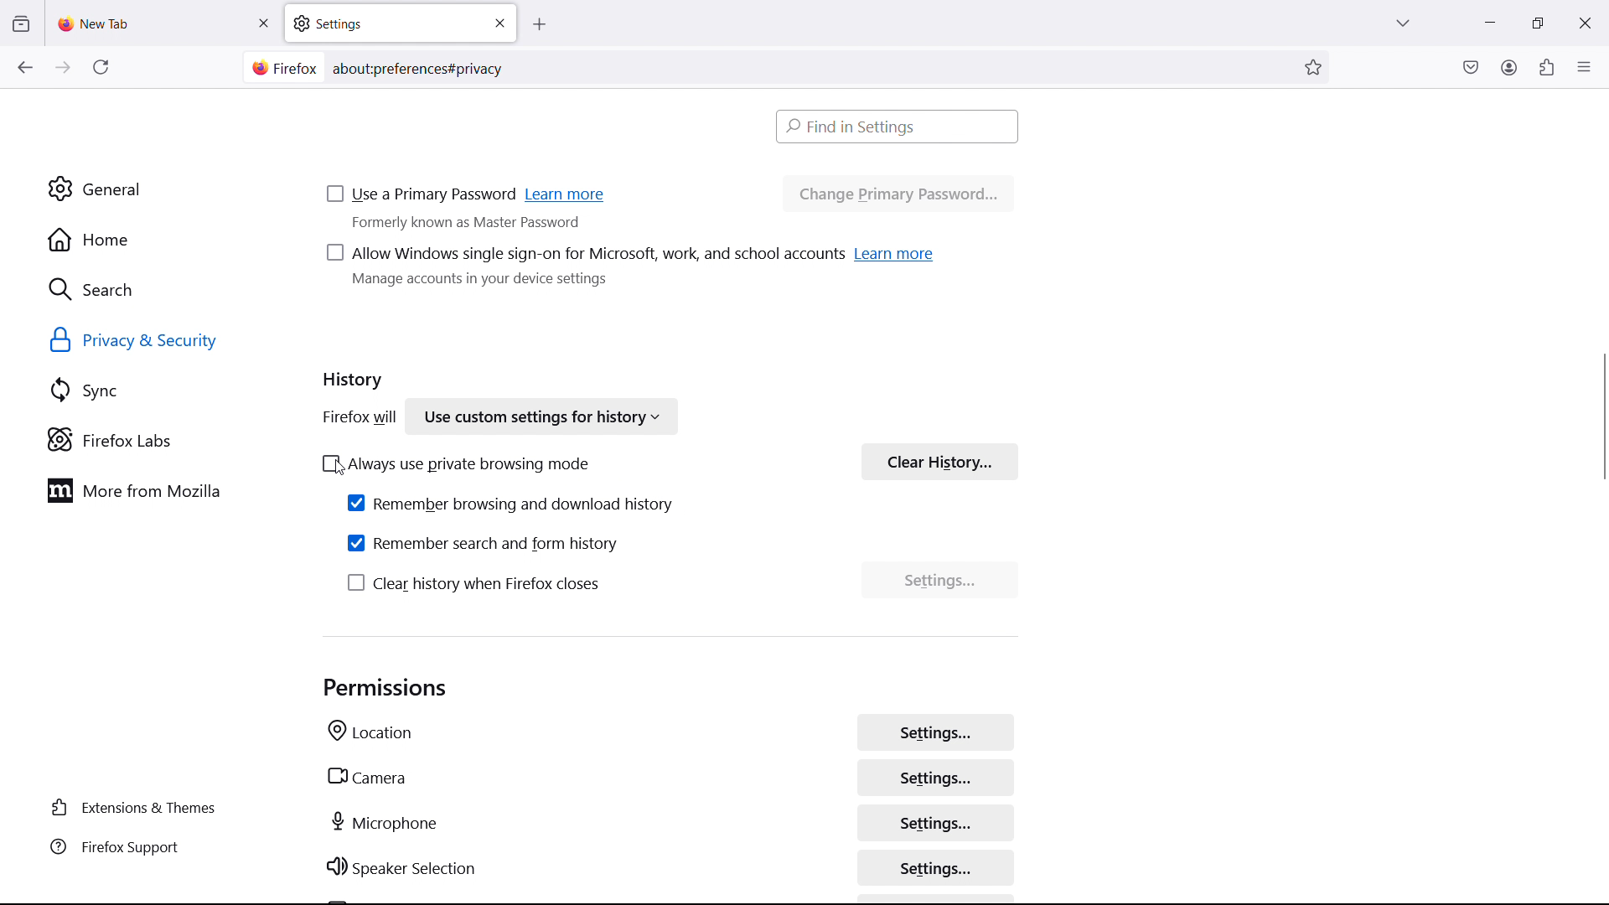  What do you see at coordinates (354, 383) in the screenshot?
I see `history` at bounding box center [354, 383].